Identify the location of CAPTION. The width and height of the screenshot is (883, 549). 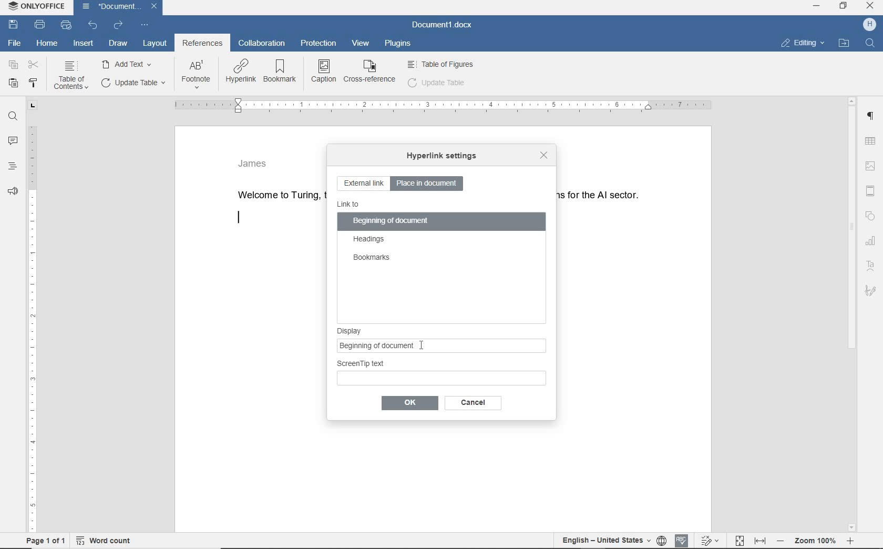
(324, 71).